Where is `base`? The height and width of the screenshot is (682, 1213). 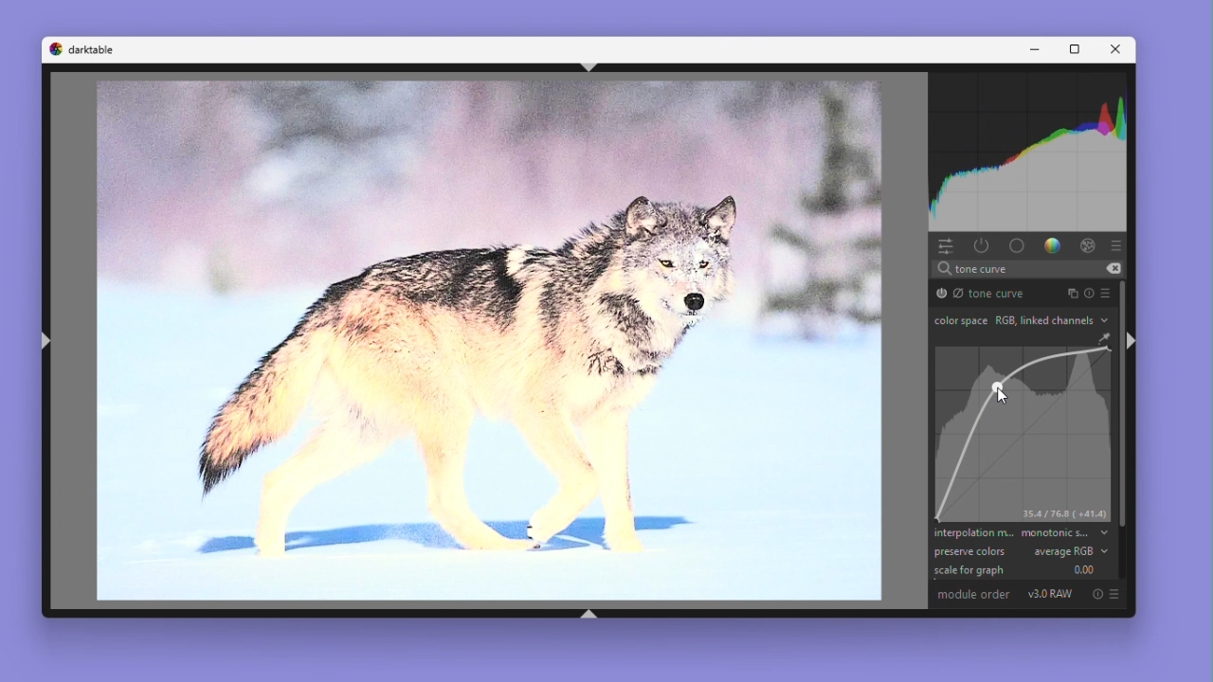 base is located at coordinates (1017, 245).